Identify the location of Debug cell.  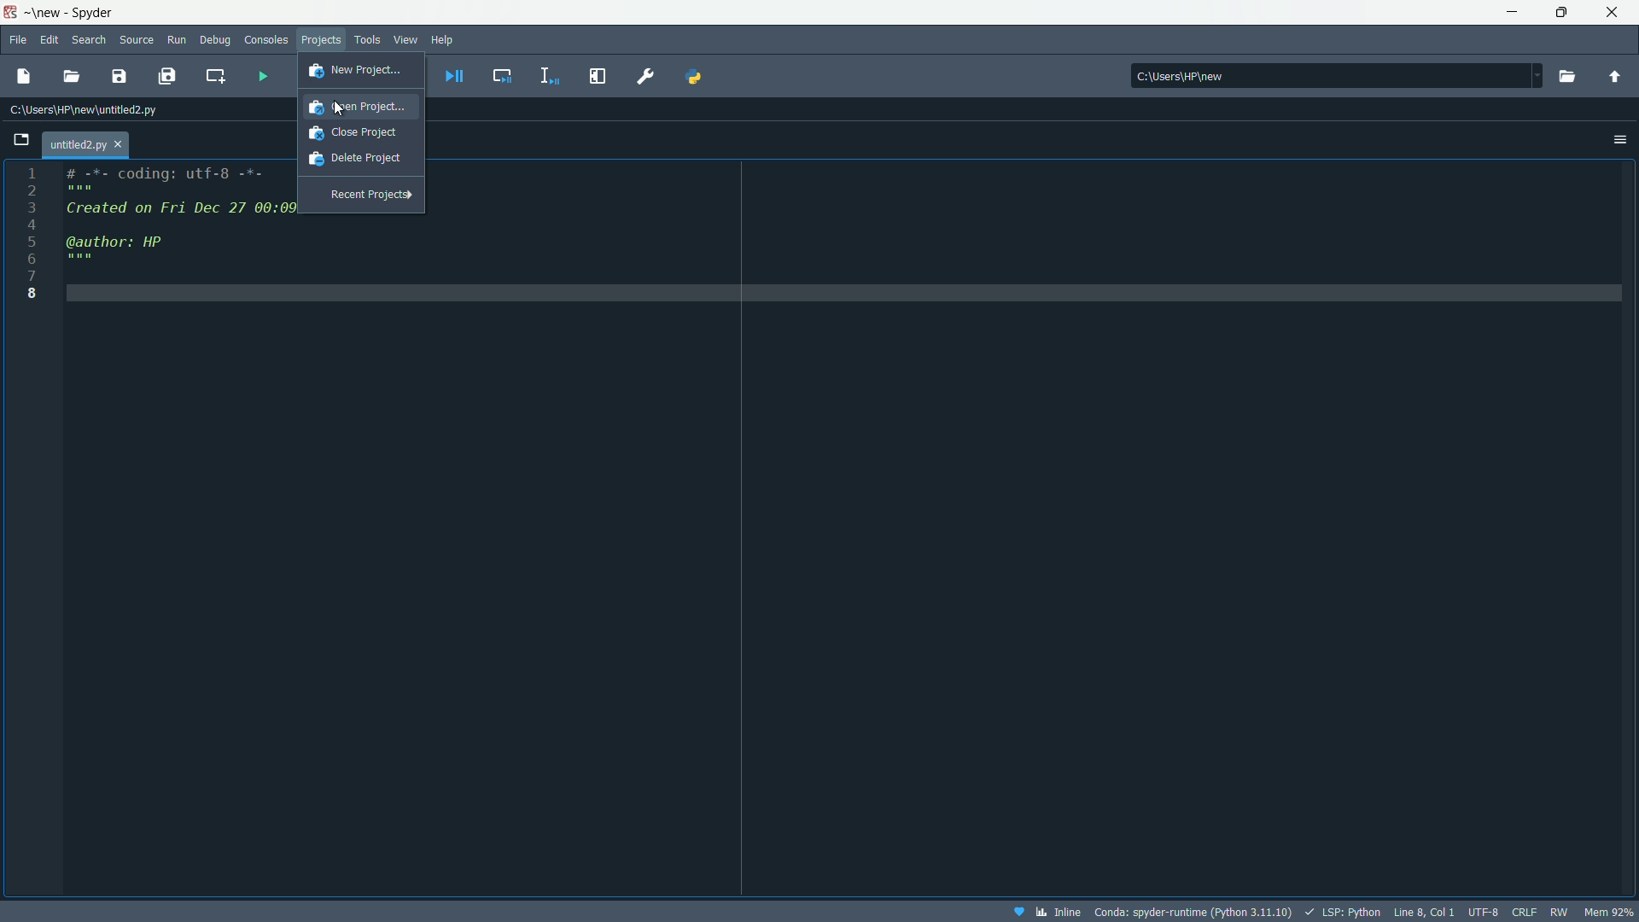
(503, 75).